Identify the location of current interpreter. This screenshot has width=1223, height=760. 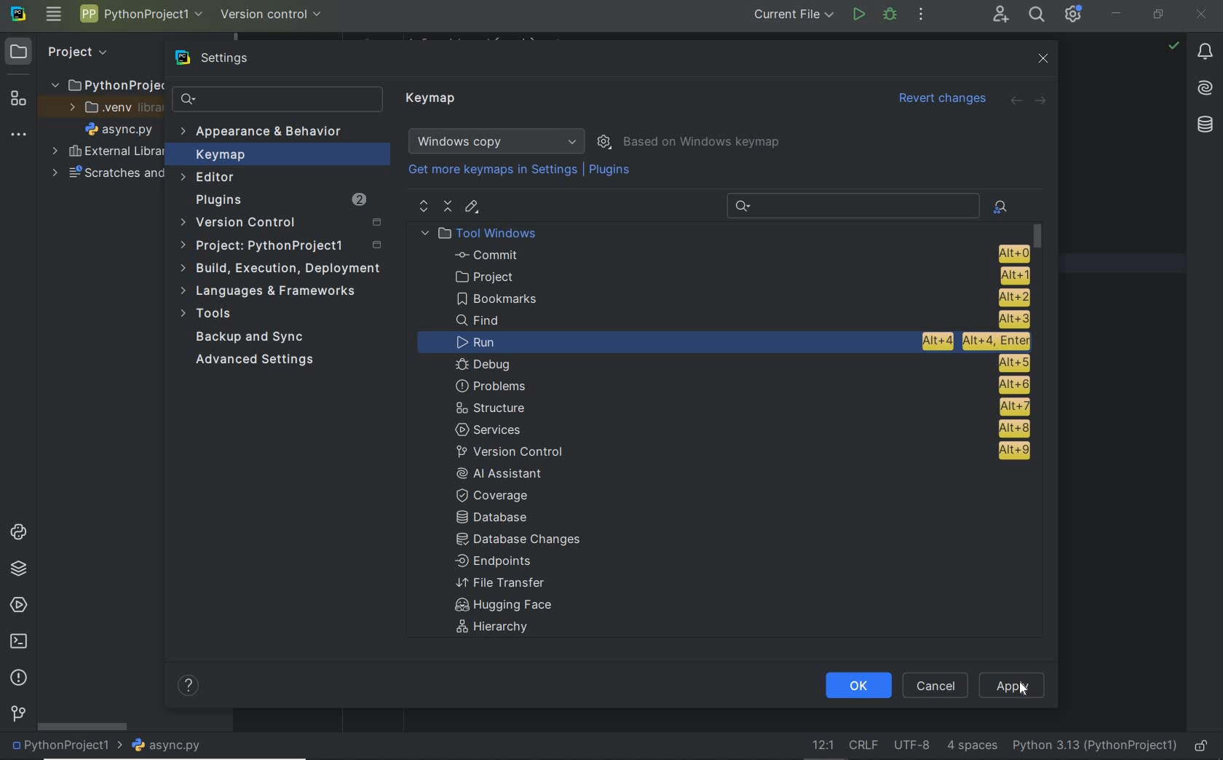
(1096, 747).